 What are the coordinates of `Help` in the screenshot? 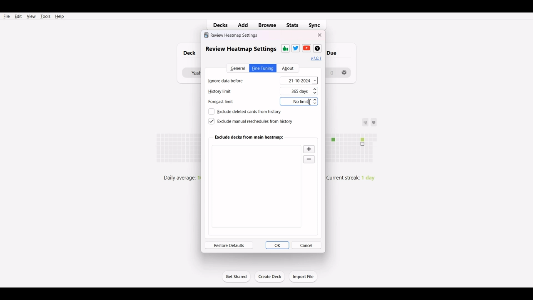 It's located at (59, 16).